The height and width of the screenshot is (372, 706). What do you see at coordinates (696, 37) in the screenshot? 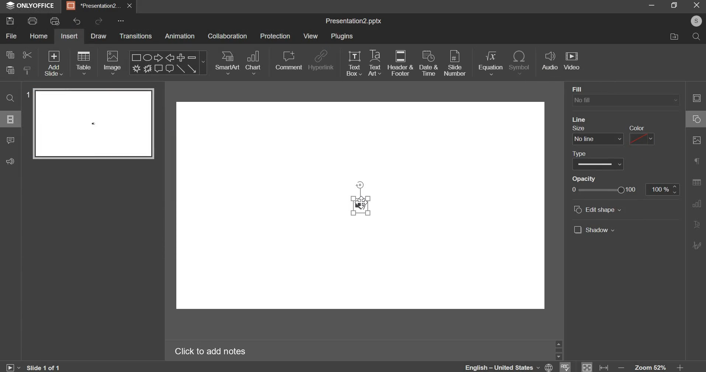
I see `search` at bounding box center [696, 37].